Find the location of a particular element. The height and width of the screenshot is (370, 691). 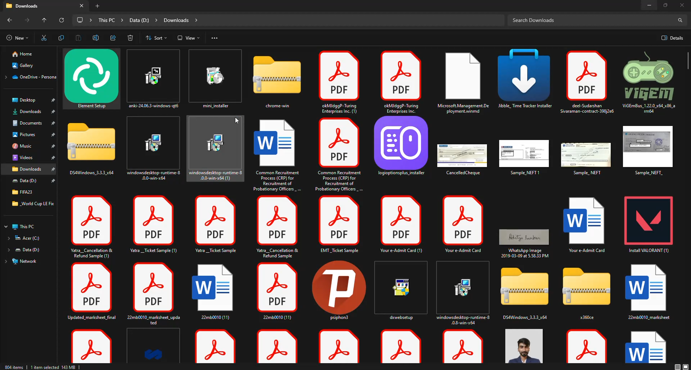

paste is located at coordinates (78, 38).